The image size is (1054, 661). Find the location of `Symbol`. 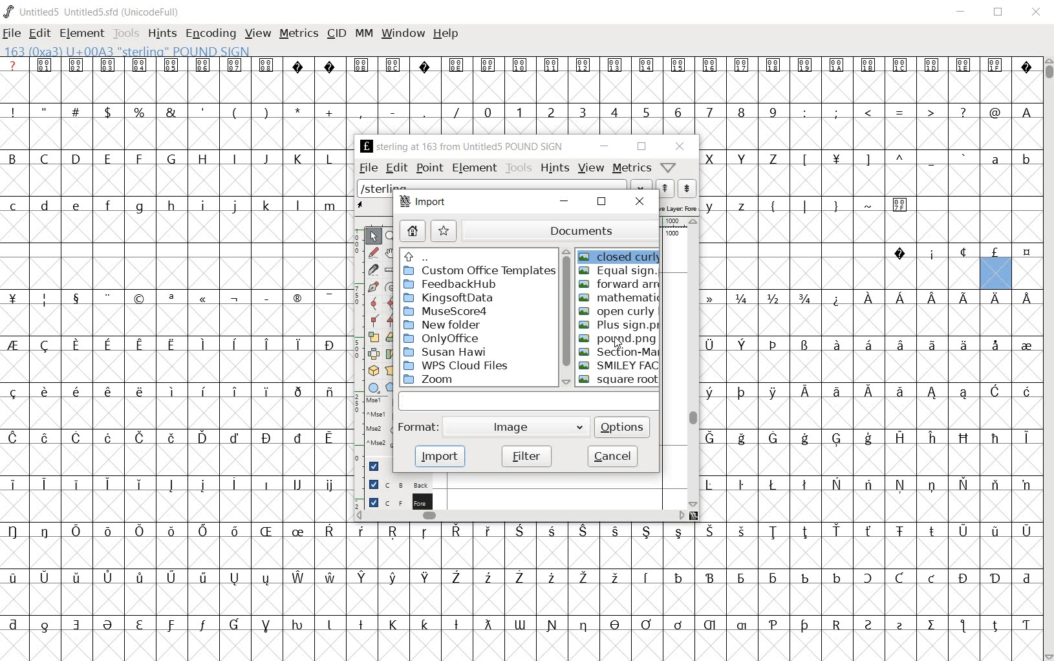

Symbol is located at coordinates (425, 578).